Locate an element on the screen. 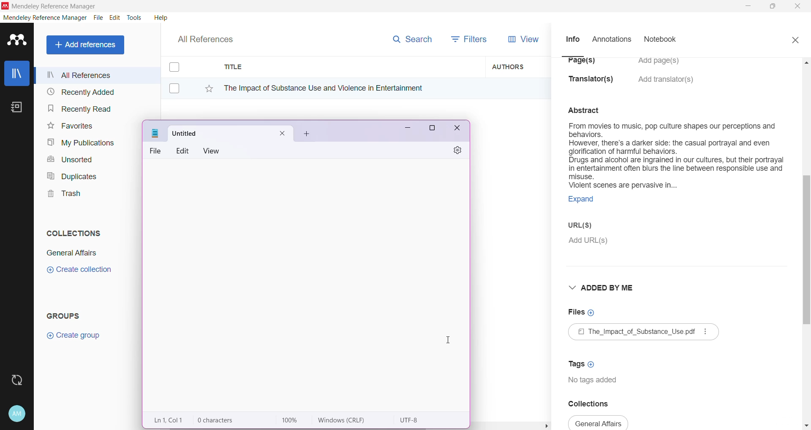 The width and height of the screenshot is (811, 430). Close is located at coordinates (458, 129).